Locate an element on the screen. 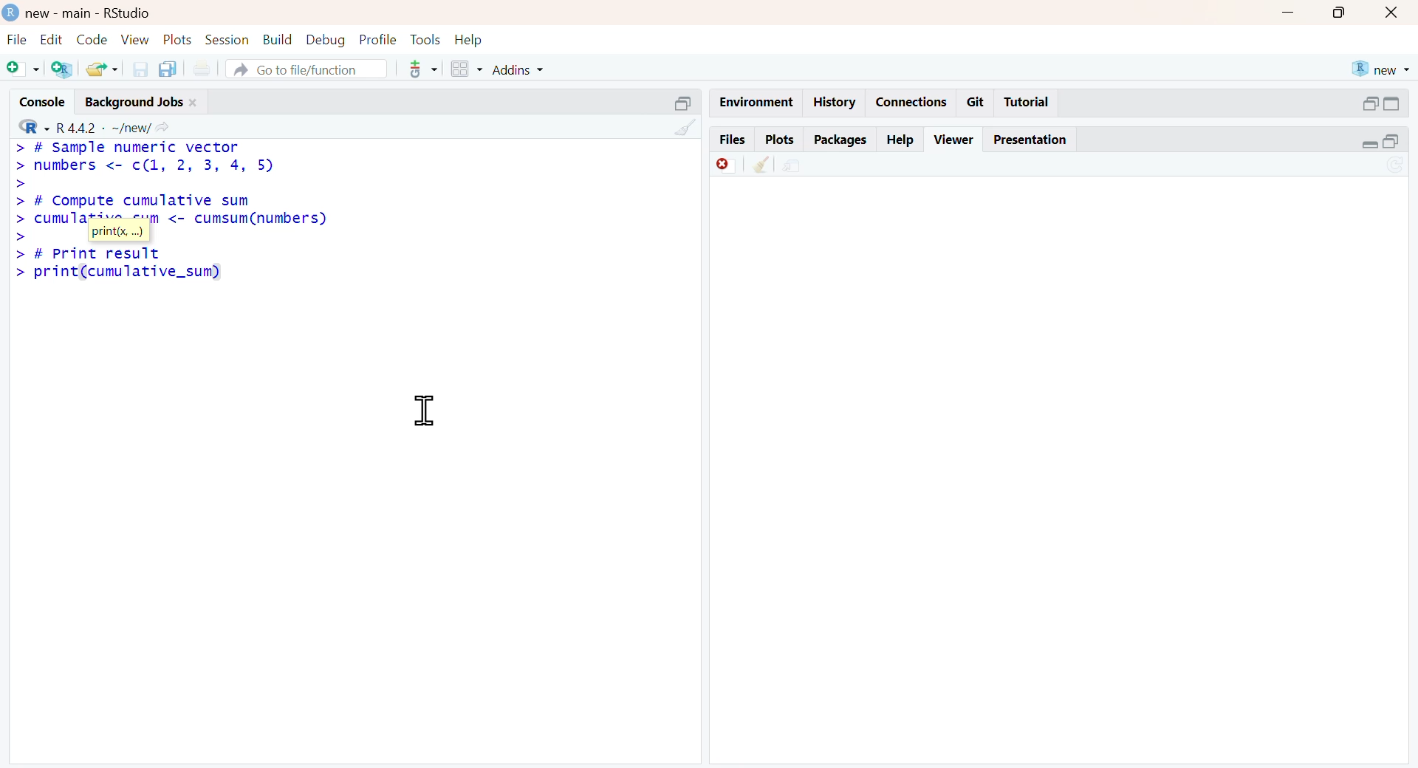 This screenshot has height=768, width=1418. code is located at coordinates (92, 38).